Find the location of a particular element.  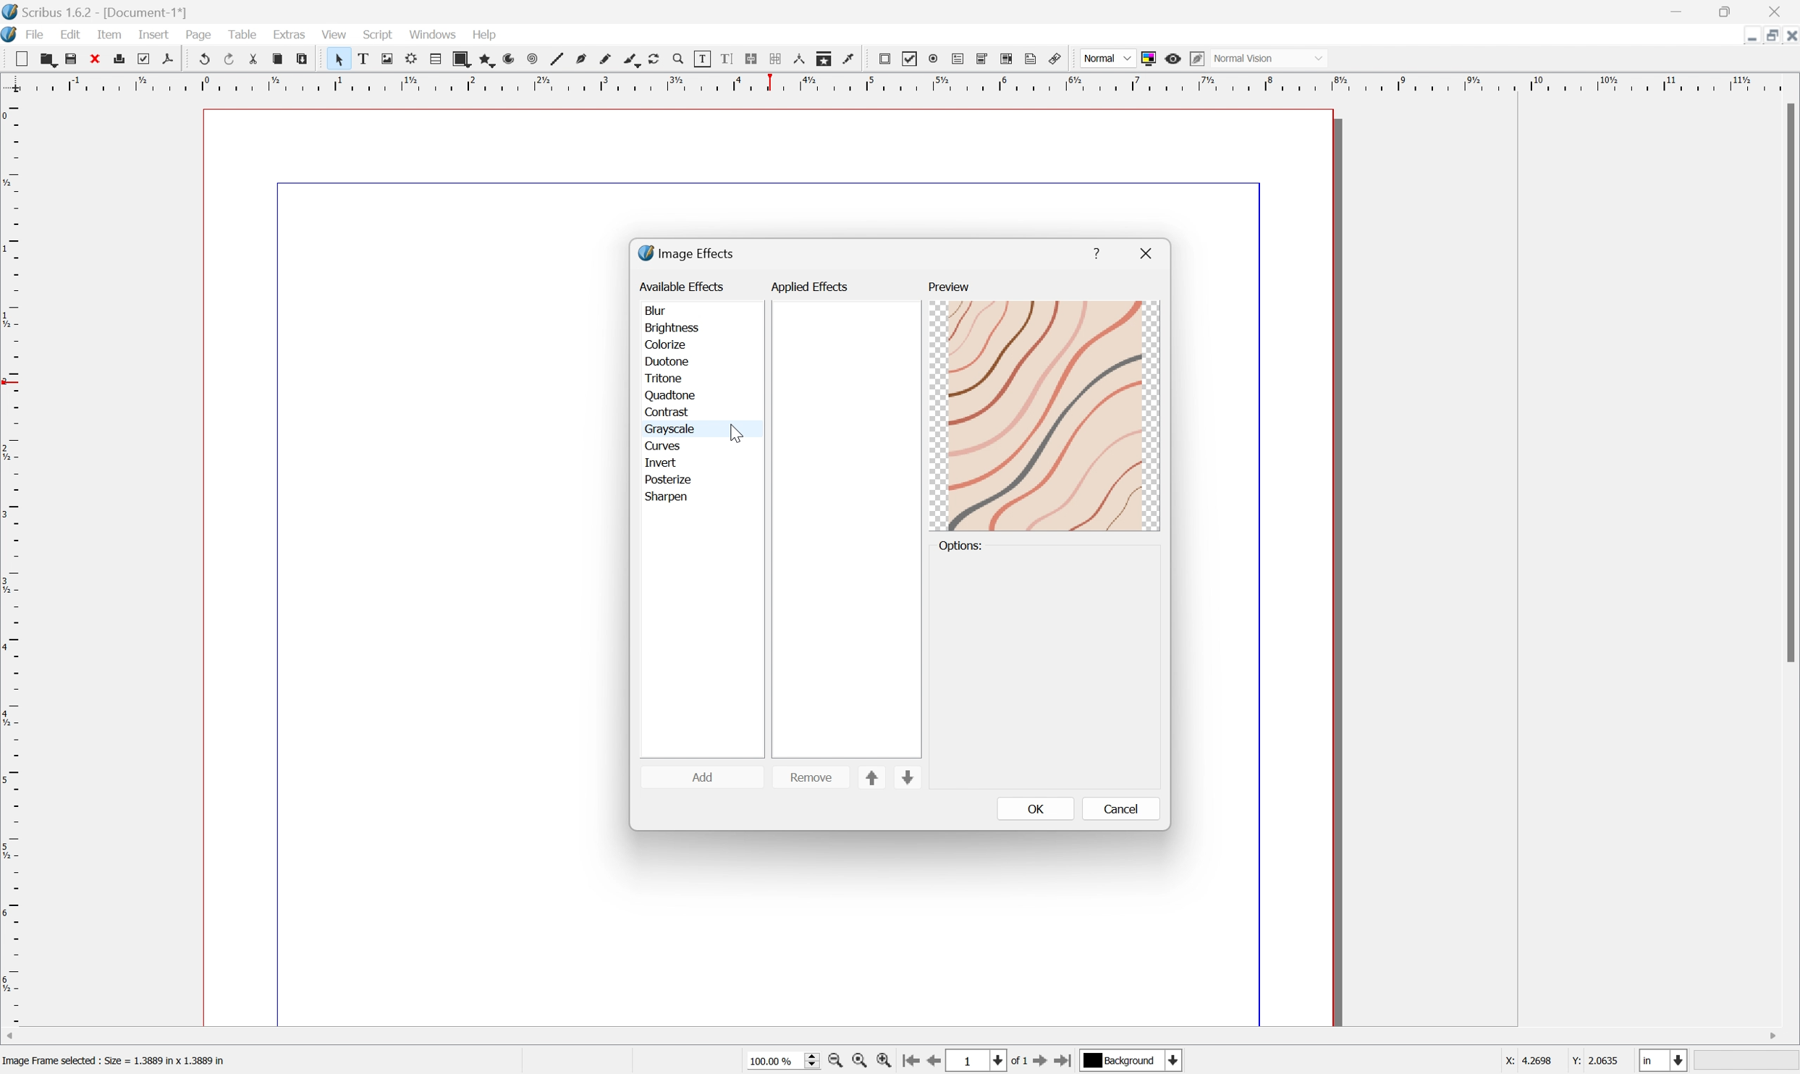

Select the current page is located at coordinates (979, 1061).